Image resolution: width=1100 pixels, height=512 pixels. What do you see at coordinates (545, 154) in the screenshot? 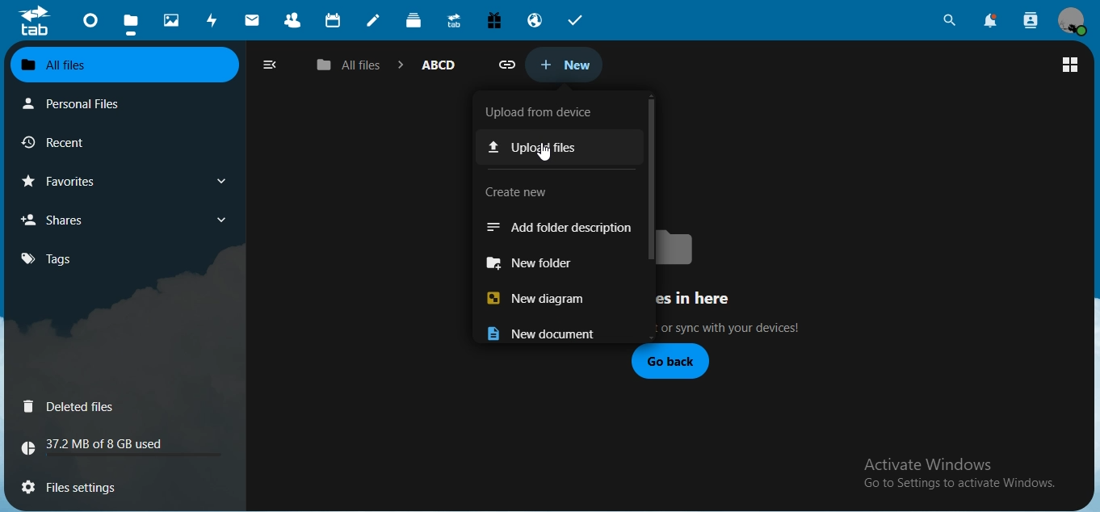
I see `cursor` at bounding box center [545, 154].